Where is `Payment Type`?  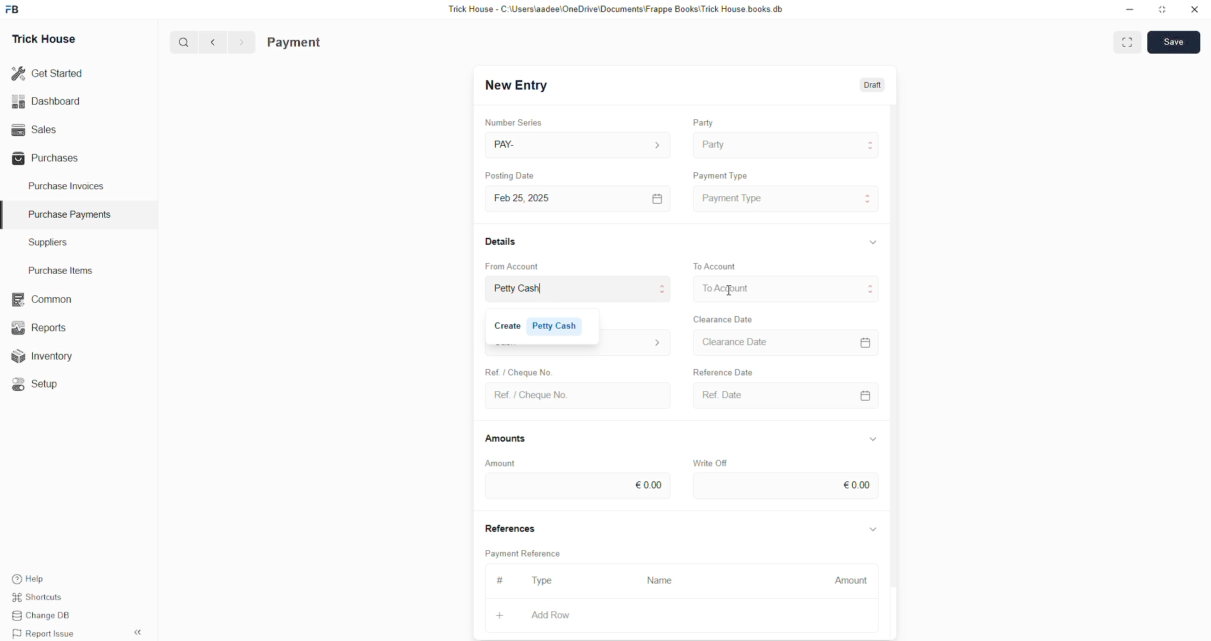 Payment Type is located at coordinates (736, 197).